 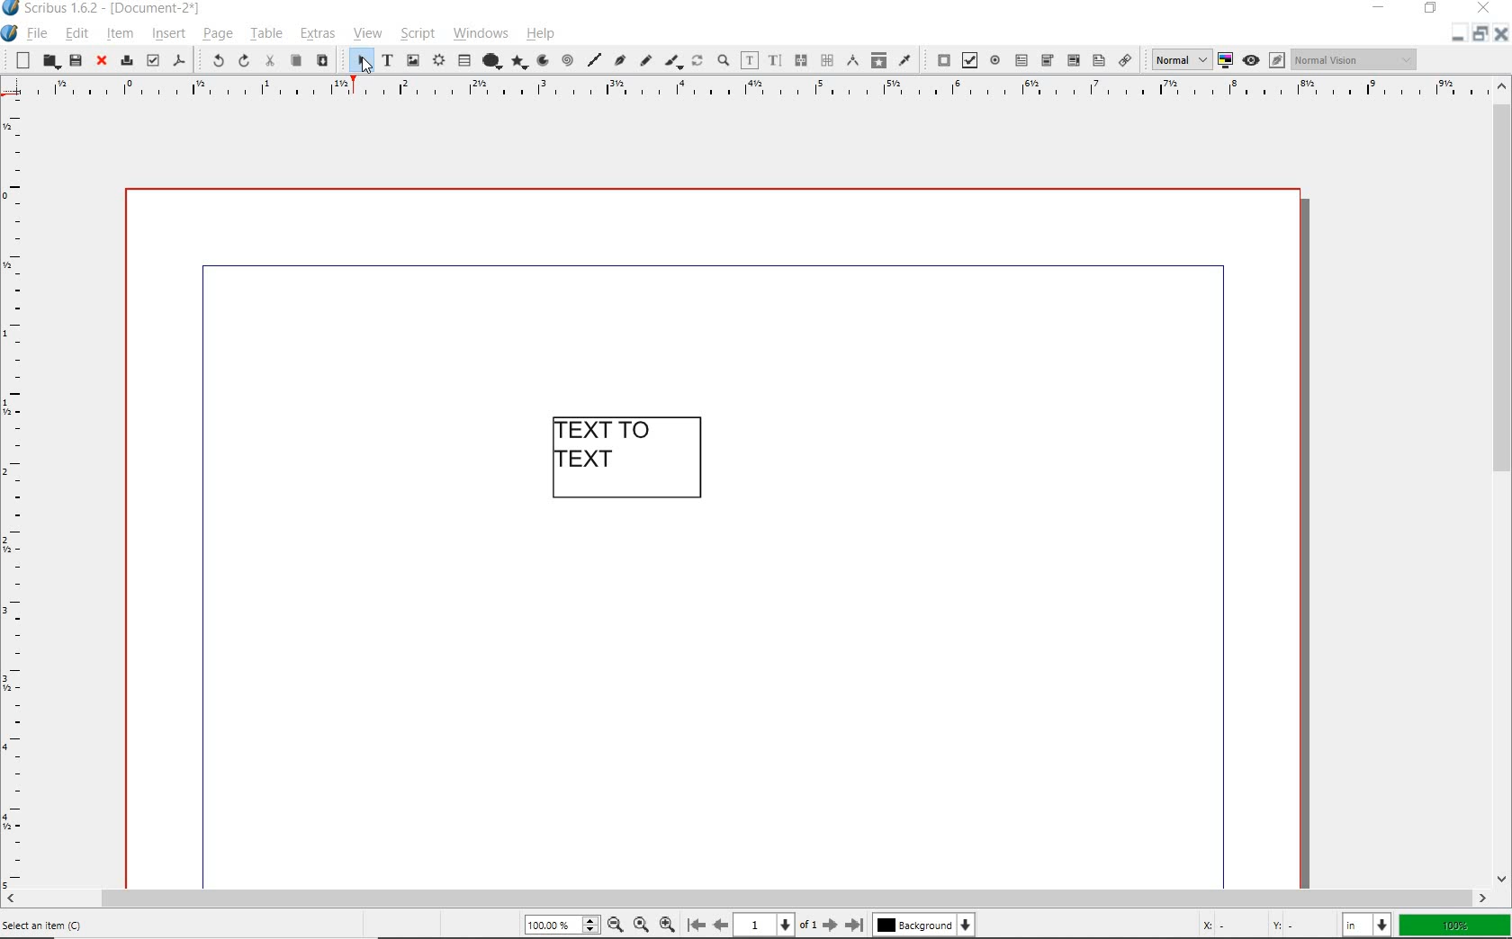 What do you see at coordinates (1482, 37) in the screenshot?
I see `restore` at bounding box center [1482, 37].